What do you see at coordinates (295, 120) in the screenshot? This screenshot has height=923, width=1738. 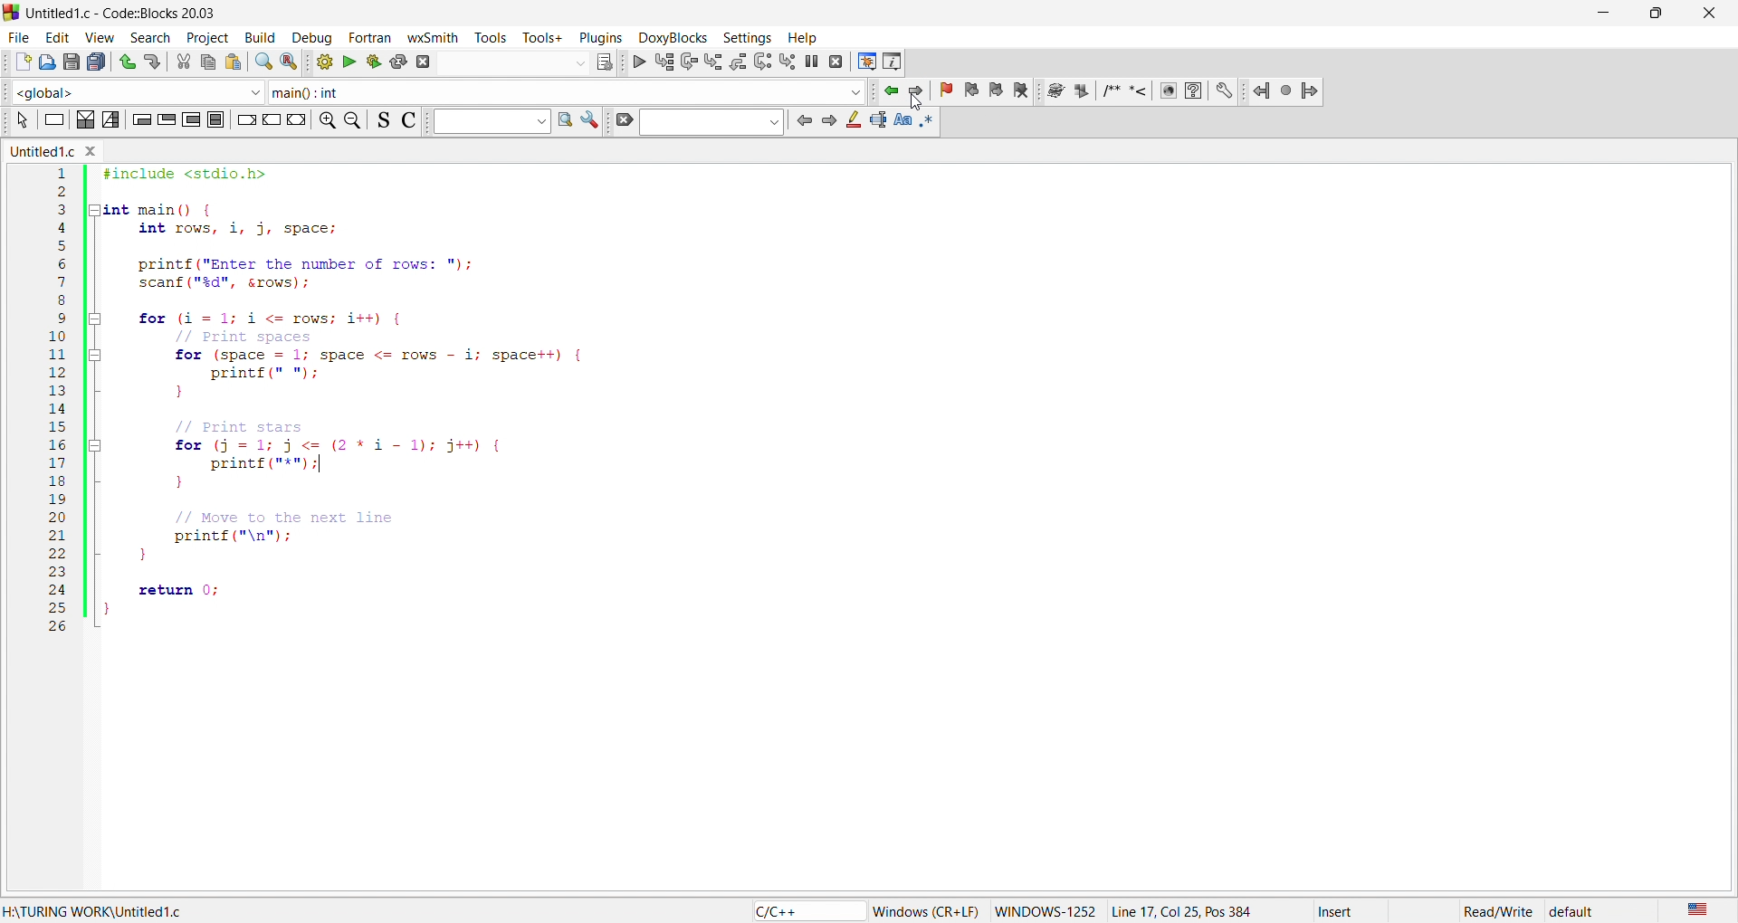 I see `icon` at bounding box center [295, 120].